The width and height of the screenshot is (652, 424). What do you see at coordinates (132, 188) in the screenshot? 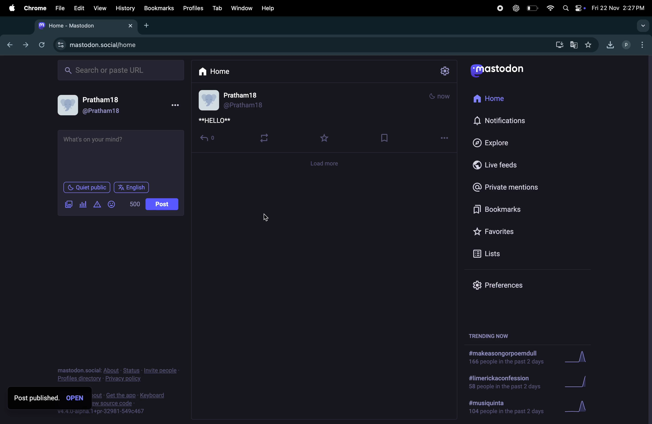
I see `language` at bounding box center [132, 188].